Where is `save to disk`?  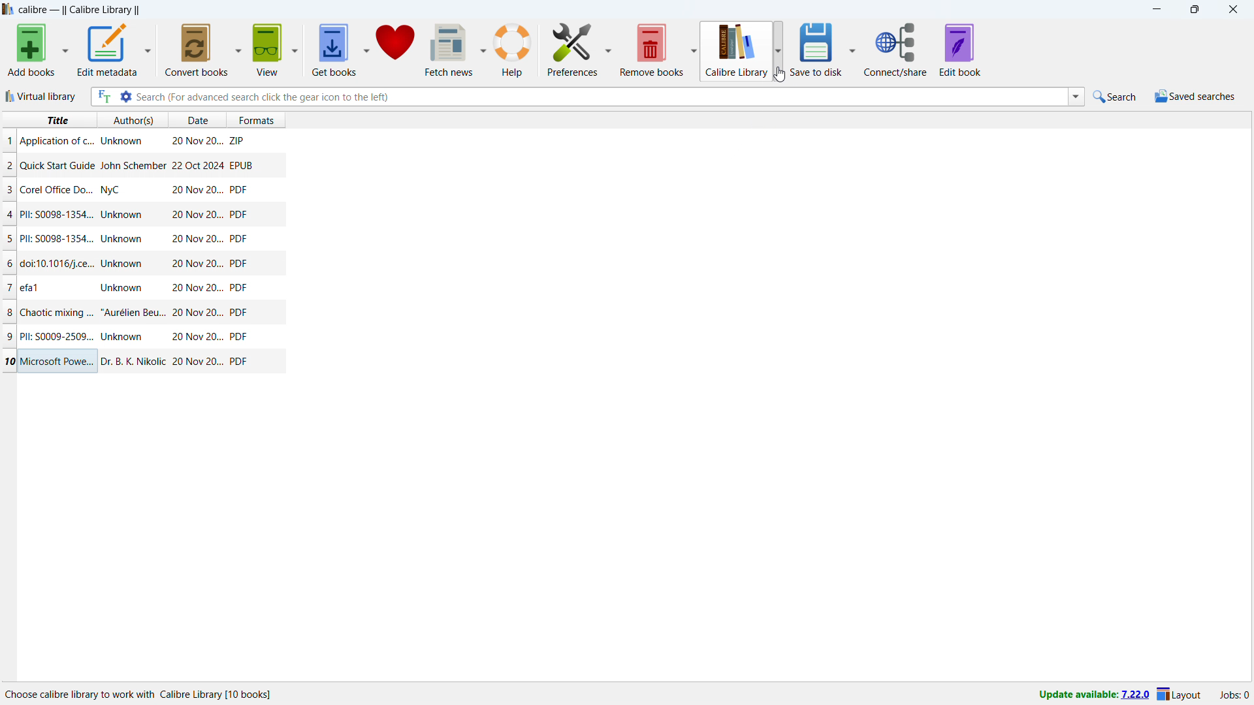 save to disk is located at coordinates (818, 49).